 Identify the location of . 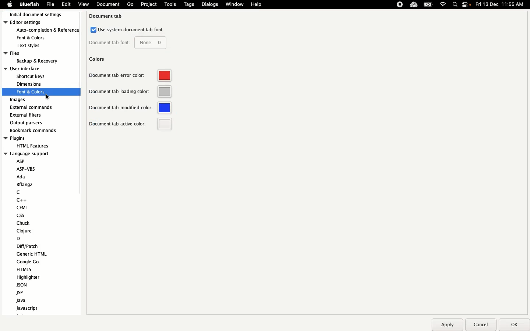
(483, 324).